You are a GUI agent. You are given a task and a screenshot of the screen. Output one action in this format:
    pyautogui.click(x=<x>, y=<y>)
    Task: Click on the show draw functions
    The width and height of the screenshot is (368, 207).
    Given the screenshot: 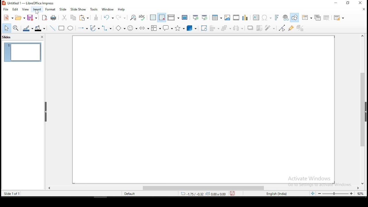 What is the action you would take?
    pyautogui.click(x=295, y=18)
    